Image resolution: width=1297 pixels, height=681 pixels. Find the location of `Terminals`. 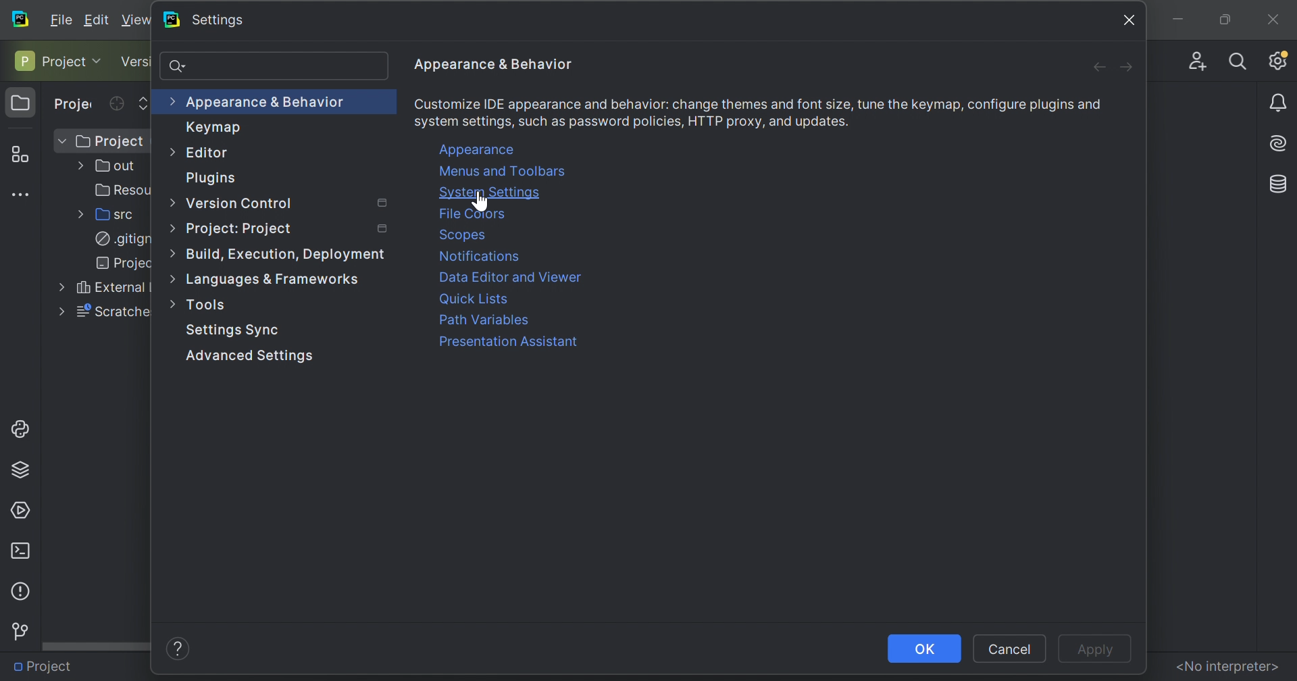

Terminals is located at coordinates (20, 550).